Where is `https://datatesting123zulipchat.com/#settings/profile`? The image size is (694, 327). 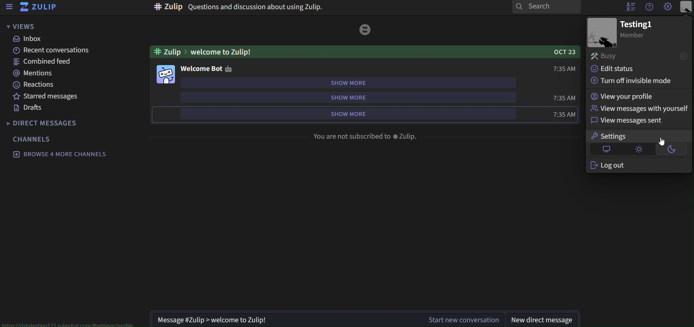
https://datatesting123zulipchat.com/#settings/profile is located at coordinates (70, 325).